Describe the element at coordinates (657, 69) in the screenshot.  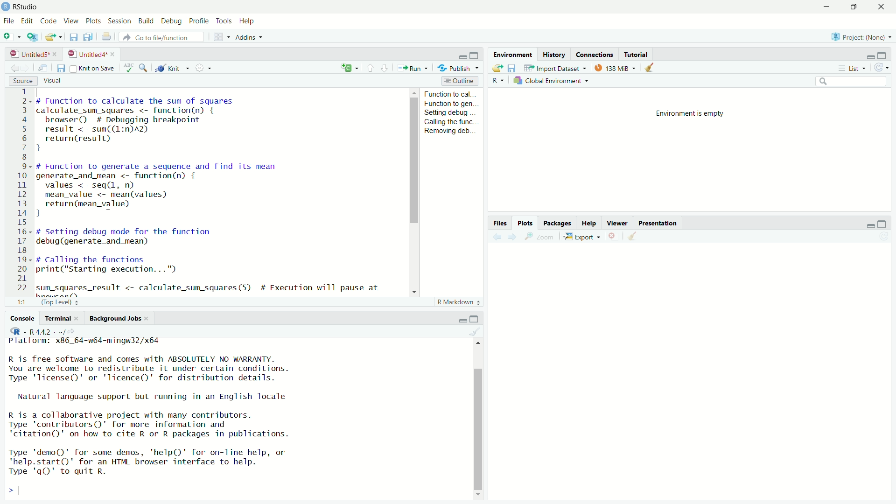
I see `clear objects from the workspace` at that location.